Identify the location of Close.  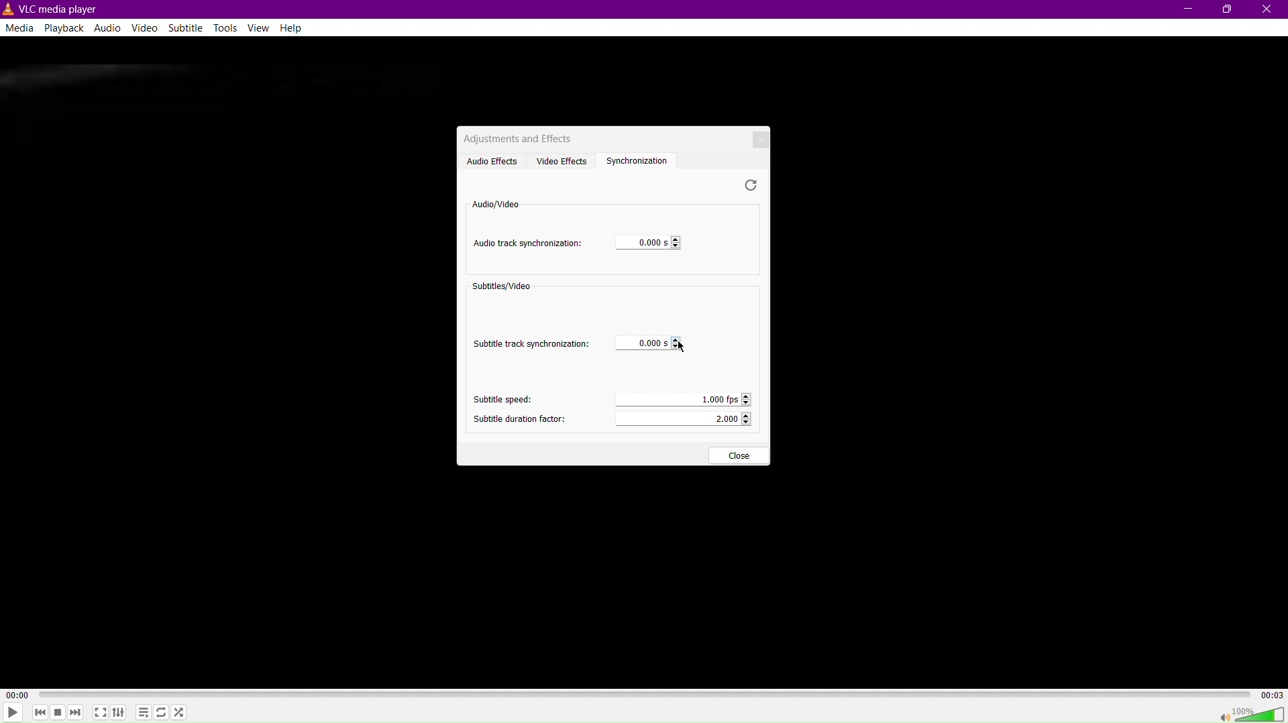
(738, 456).